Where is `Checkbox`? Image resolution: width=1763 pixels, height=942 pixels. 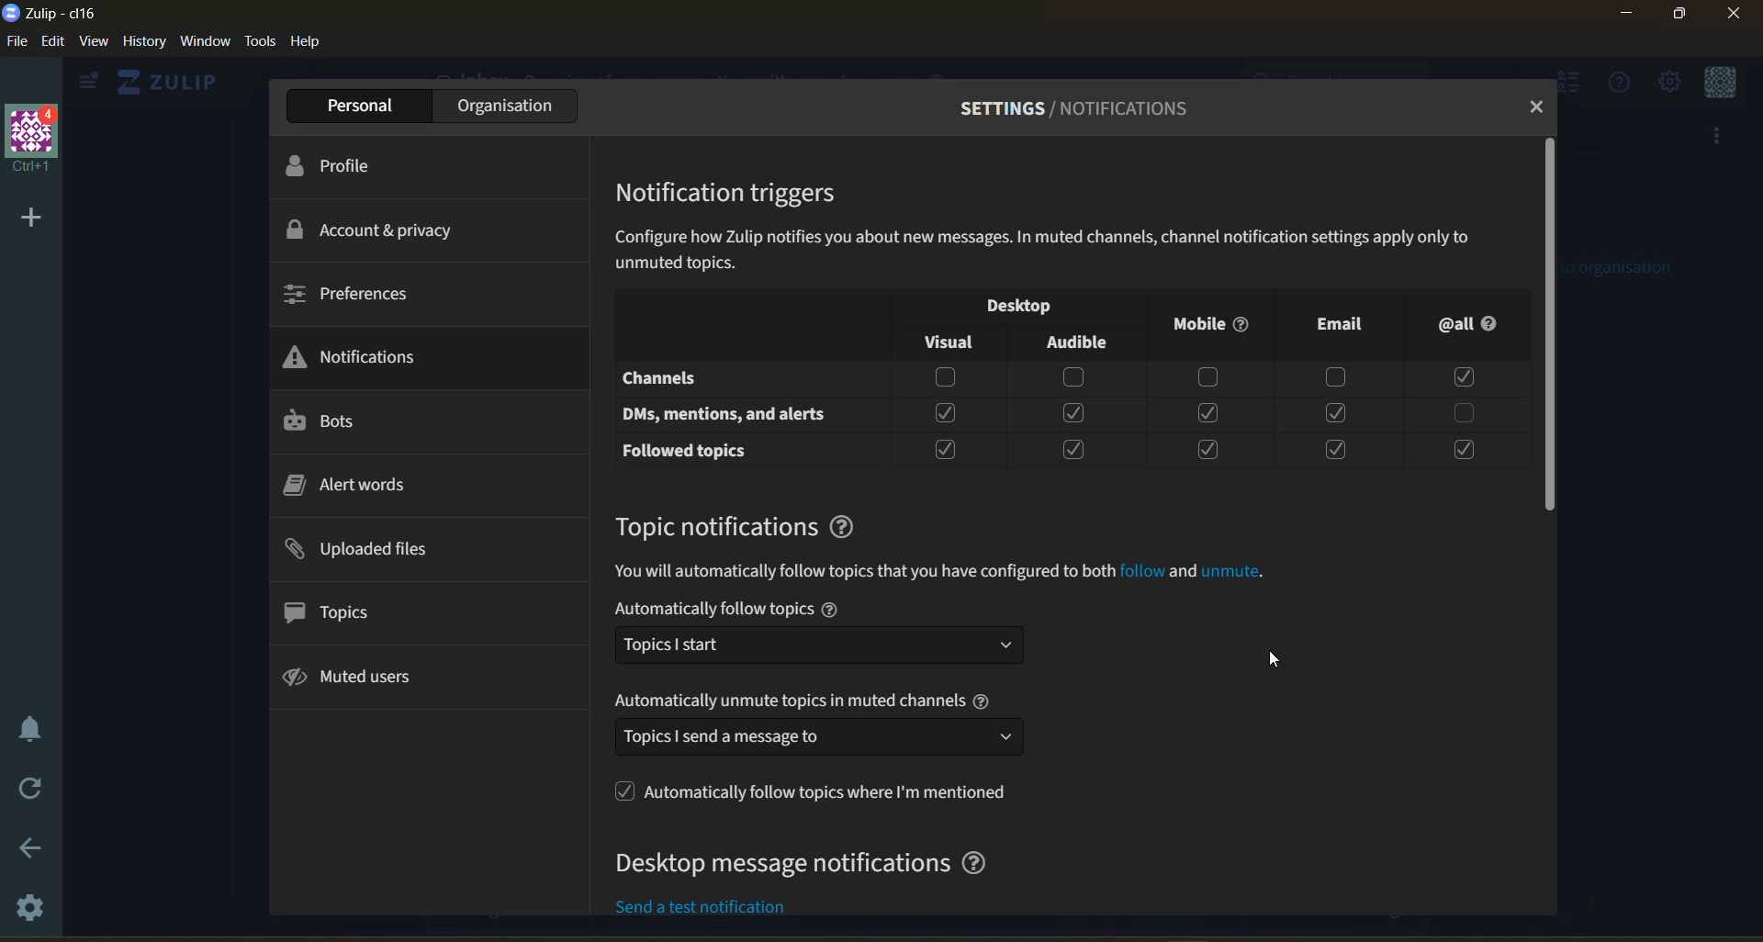 Checkbox is located at coordinates (1076, 412).